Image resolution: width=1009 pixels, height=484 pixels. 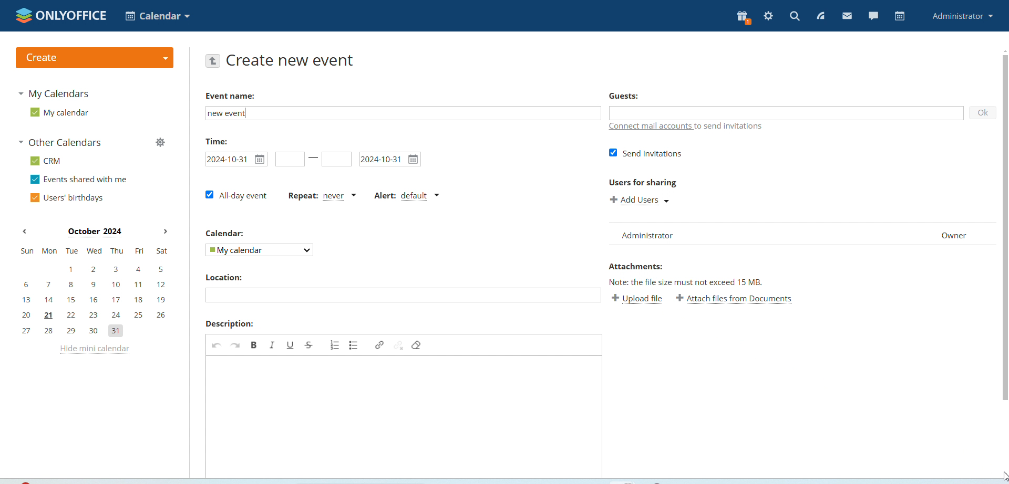 What do you see at coordinates (290, 159) in the screenshot?
I see `event start time` at bounding box center [290, 159].